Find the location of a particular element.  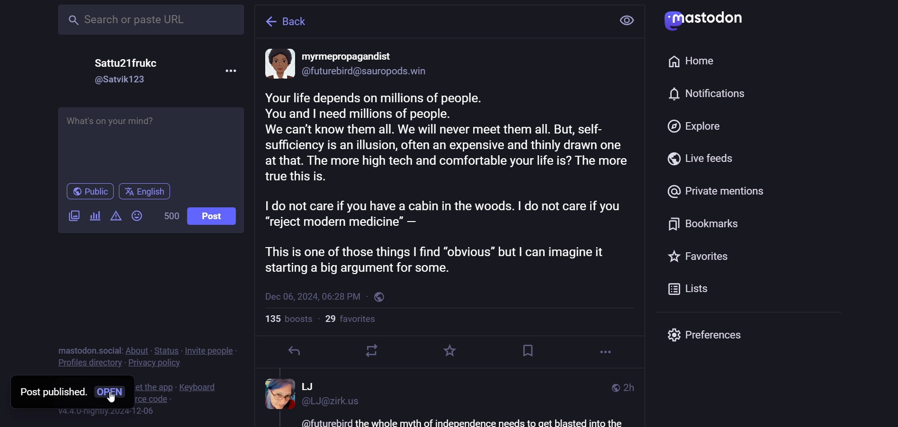

poll is located at coordinates (95, 216).